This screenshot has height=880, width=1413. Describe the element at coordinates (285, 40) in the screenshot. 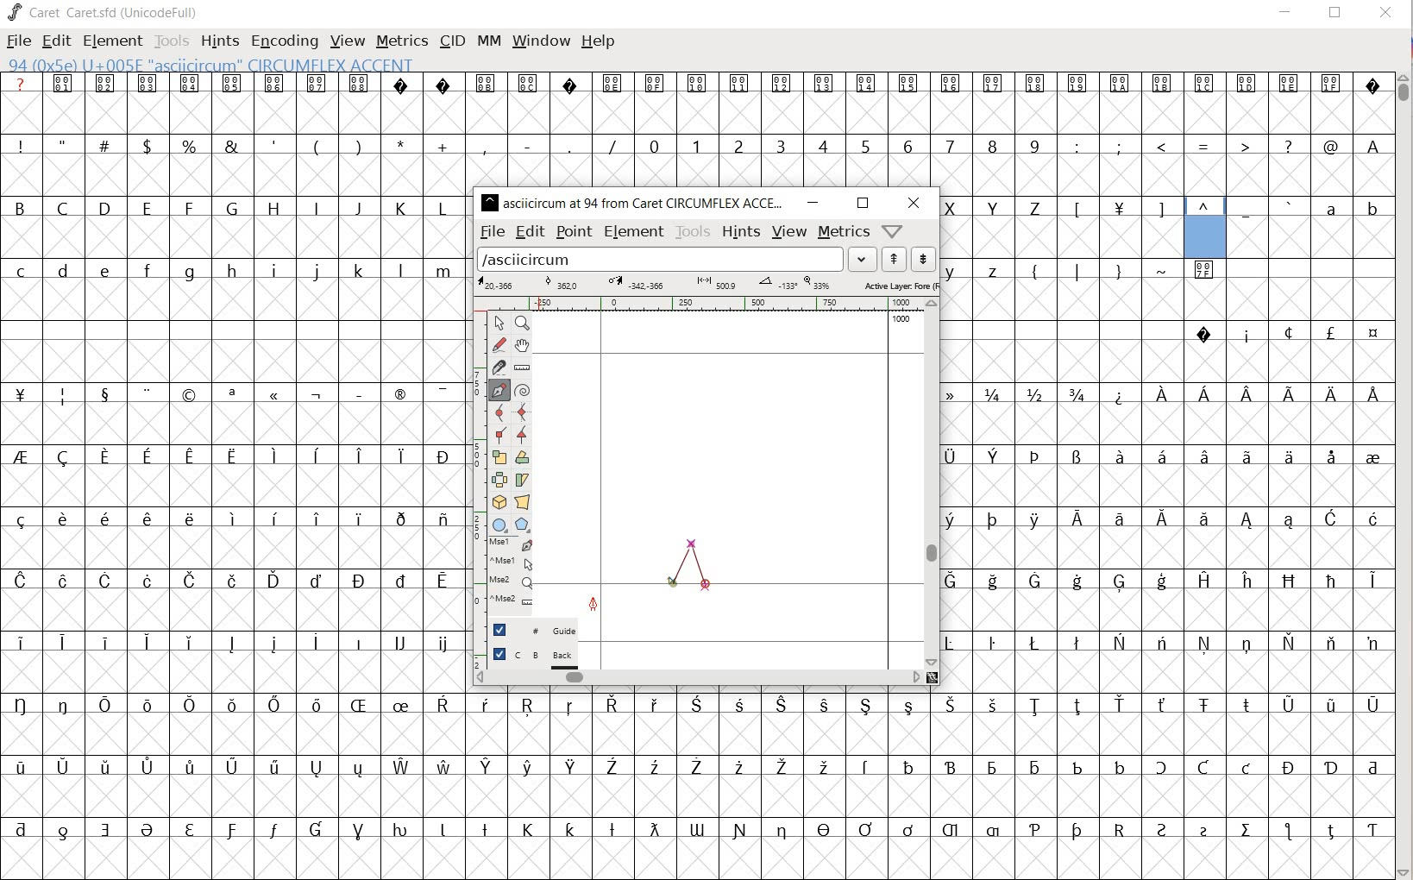

I see `ENCODING` at that location.